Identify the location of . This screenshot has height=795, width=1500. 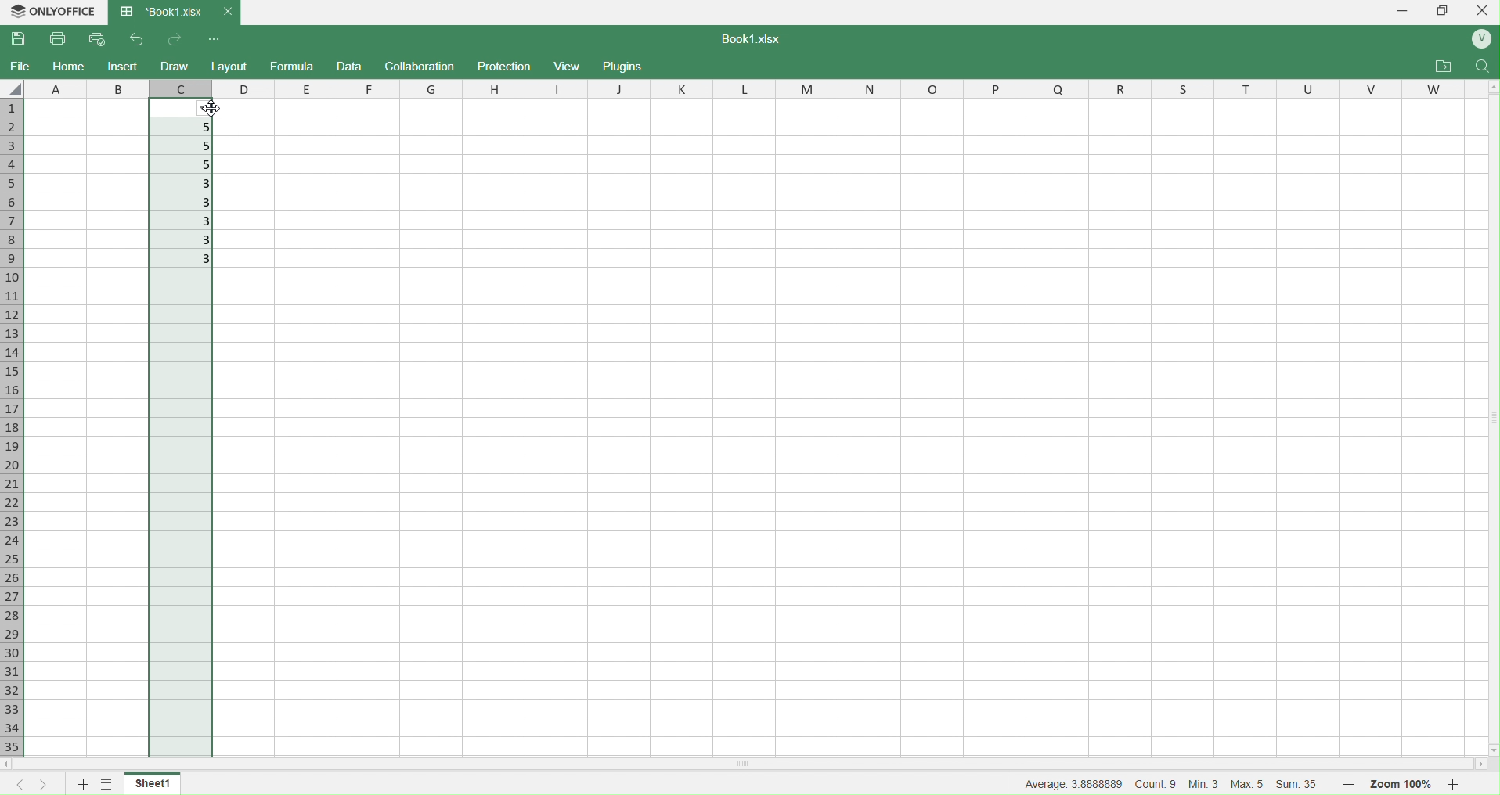
(1491, 750).